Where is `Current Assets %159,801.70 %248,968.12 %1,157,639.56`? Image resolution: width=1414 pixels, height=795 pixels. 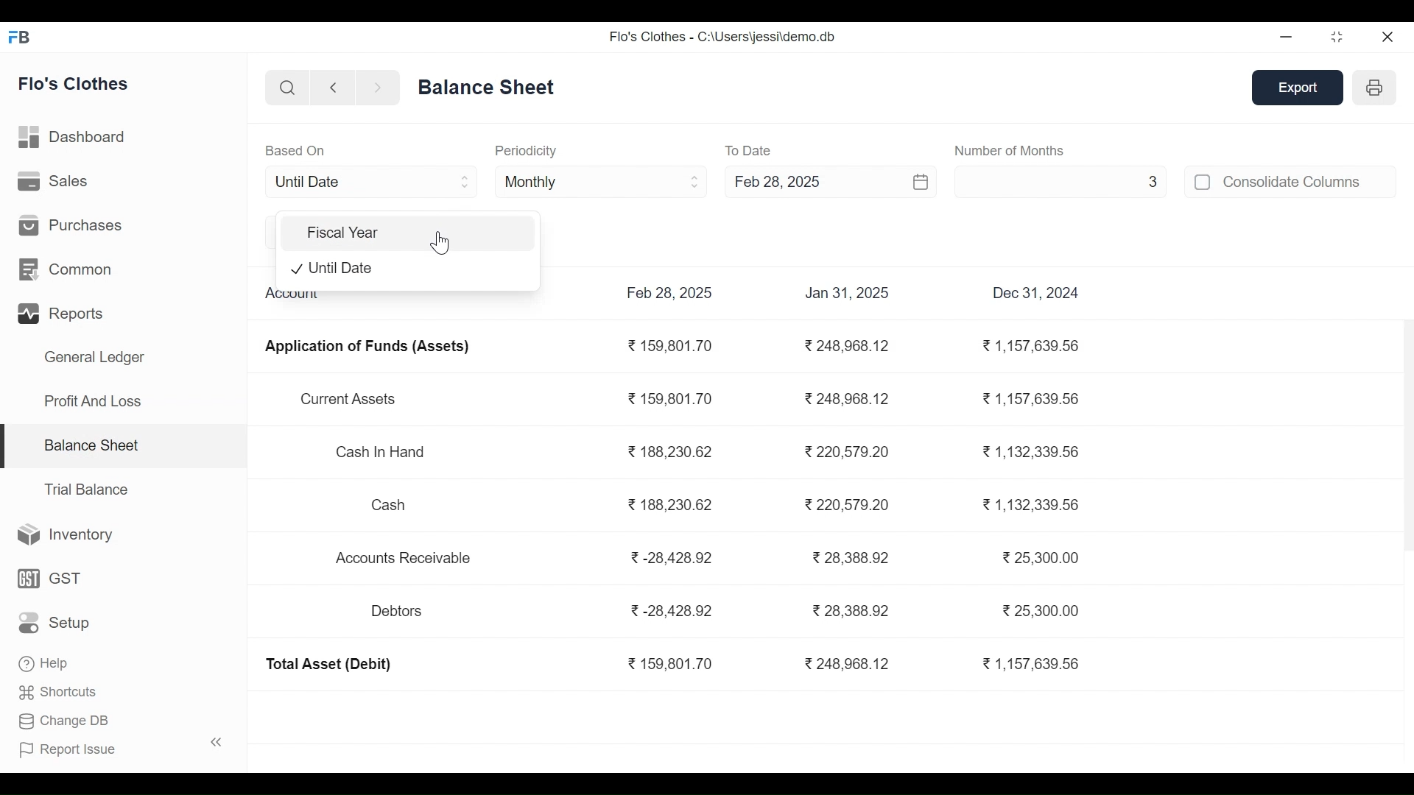 Current Assets %159,801.70 %248,968.12 %1,157,639.56 is located at coordinates (689, 400).